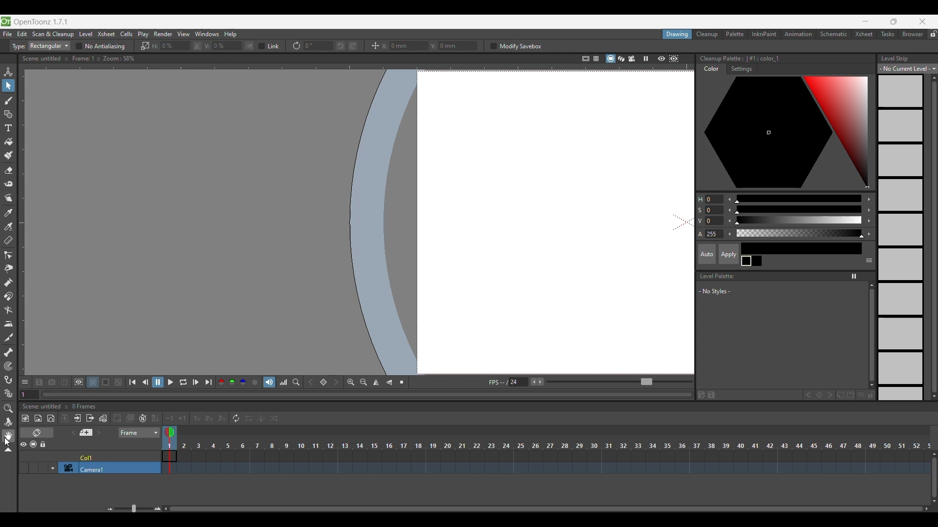  Describe the element at coordinates (9, 436) in the screenshot. I see `Hand tool` at that location.